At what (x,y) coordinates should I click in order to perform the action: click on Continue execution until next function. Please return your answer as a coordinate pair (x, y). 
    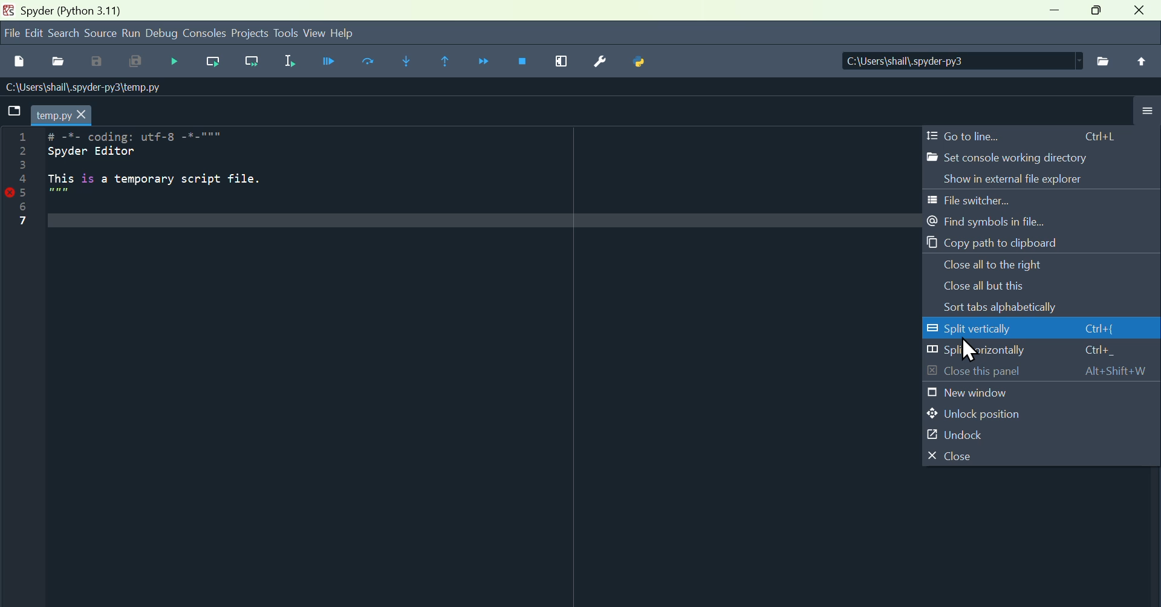
    Looking at the image, I should click on (488, 62).